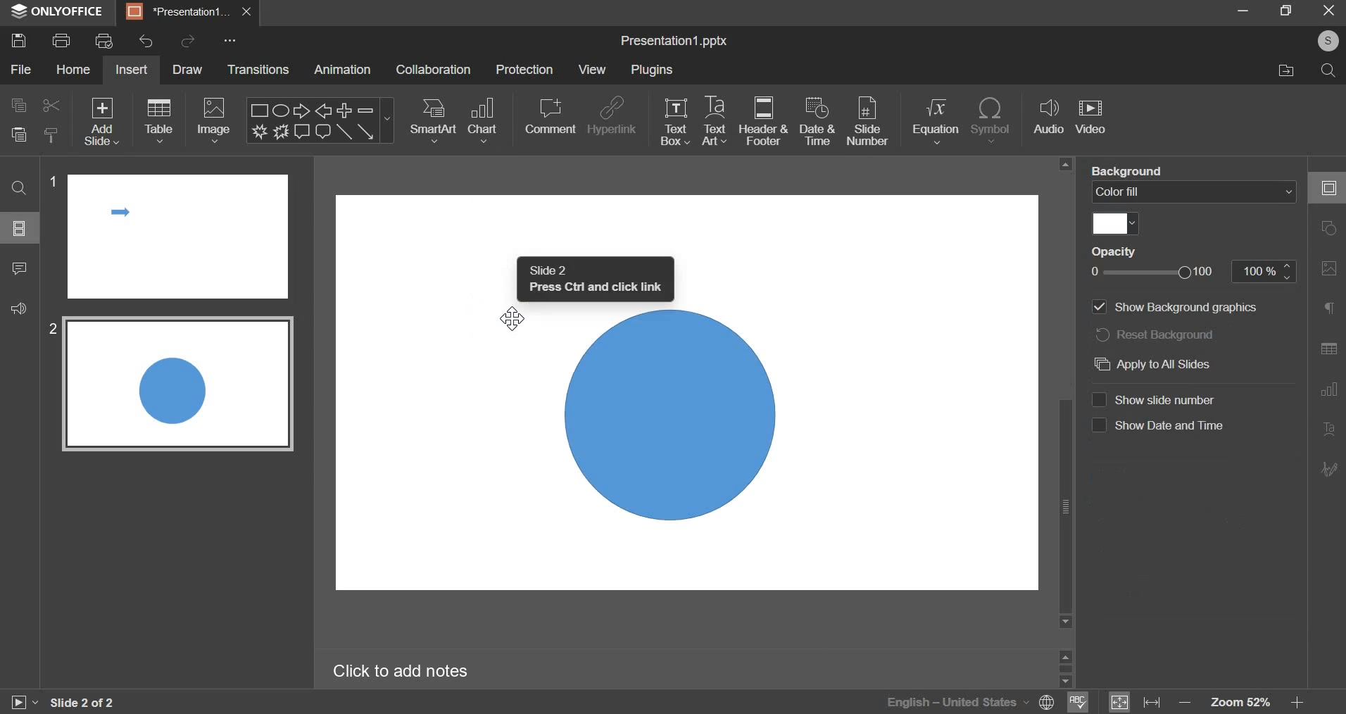 Image resolution: width=1346 pixels, height=714 pixels. I want to click on slide 1 of 2, so click(84, 702).